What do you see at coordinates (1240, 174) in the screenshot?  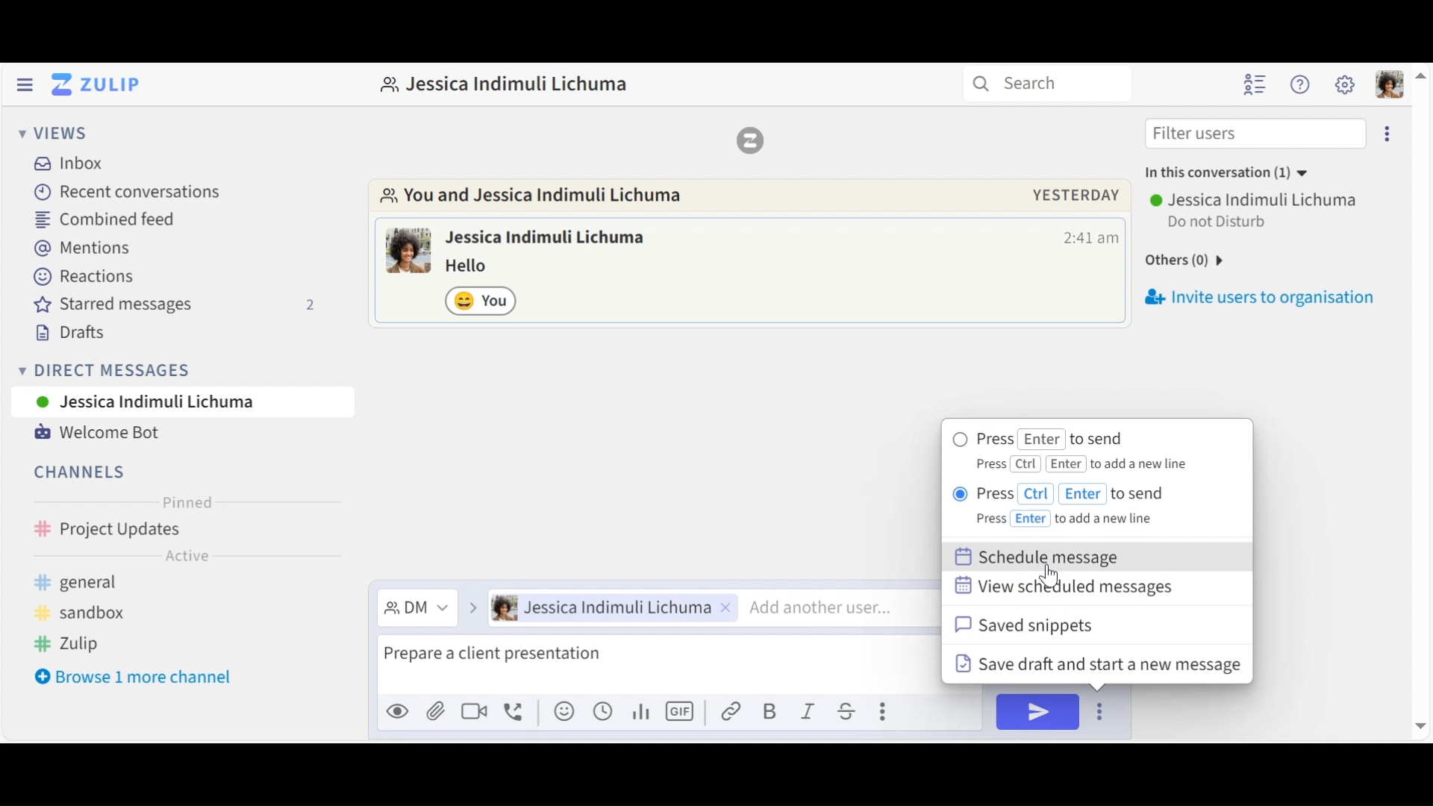 I see `in this conversation(1)` at bounding box center [1240, 174].